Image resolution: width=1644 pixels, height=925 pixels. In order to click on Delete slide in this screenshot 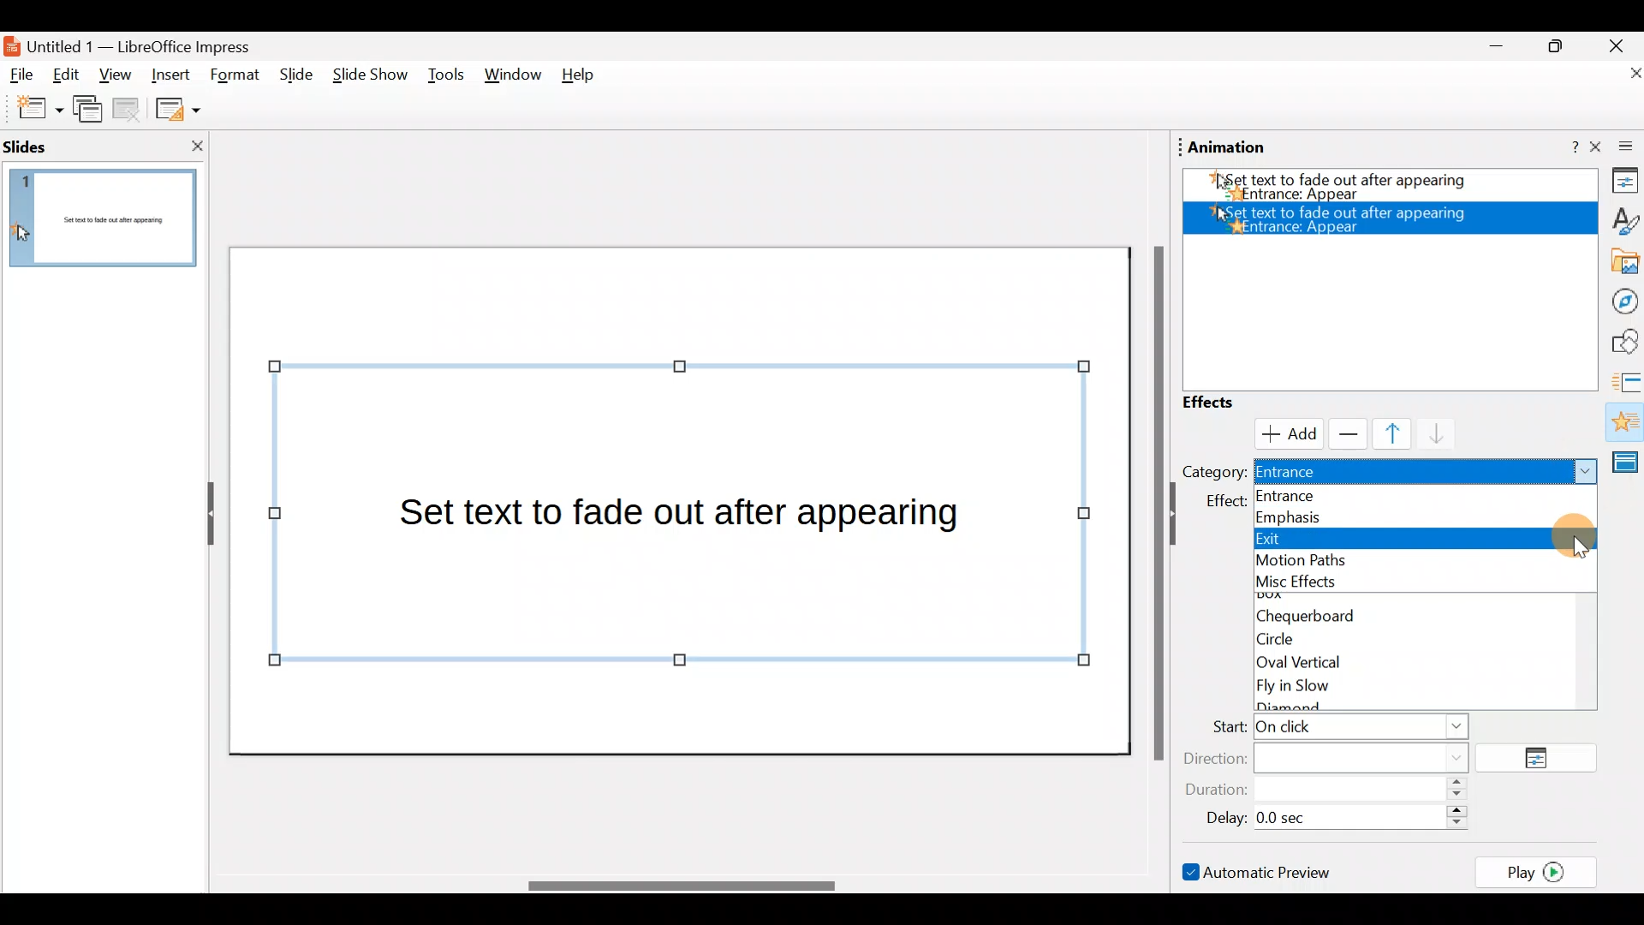, I will do `click(129, 111)`.